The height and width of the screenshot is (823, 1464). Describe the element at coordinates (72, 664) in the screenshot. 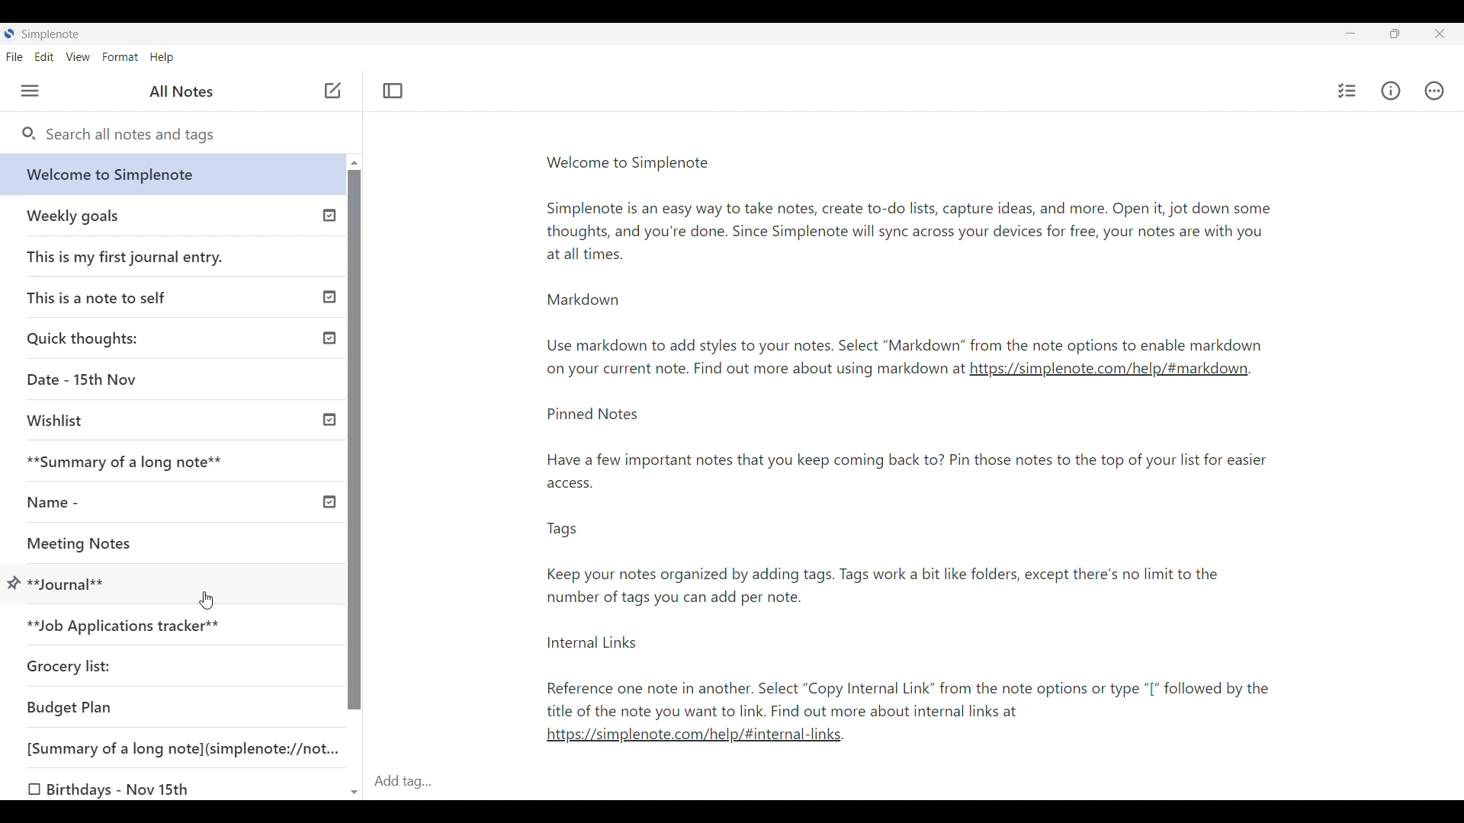

I see `Grocery list:` at that location.